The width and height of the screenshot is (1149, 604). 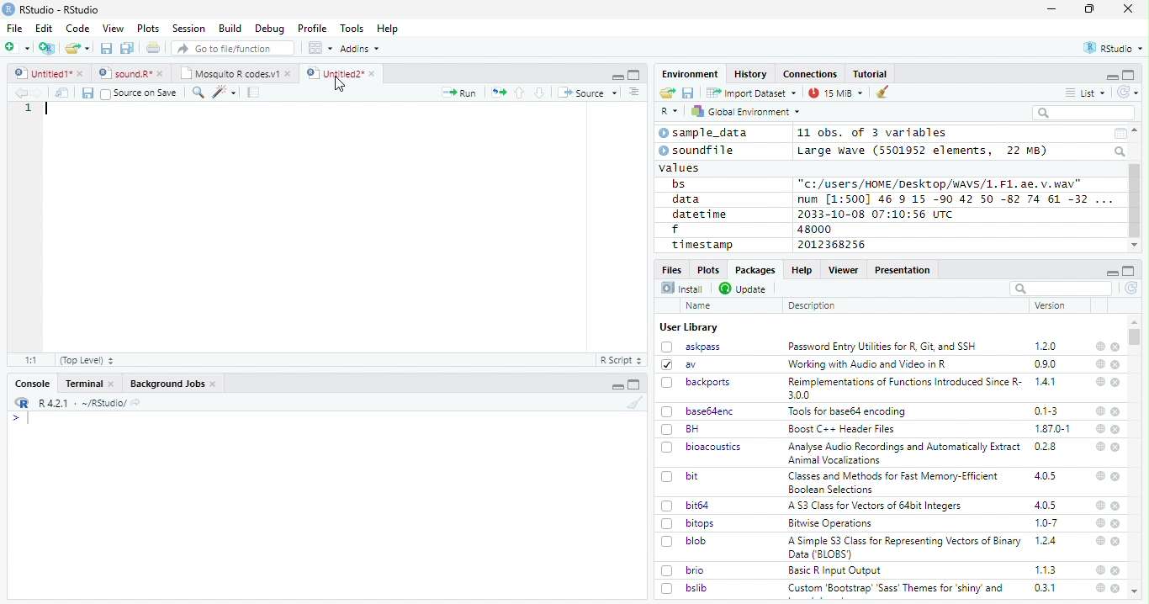 I want to click on data, so click(x=689, y=199).